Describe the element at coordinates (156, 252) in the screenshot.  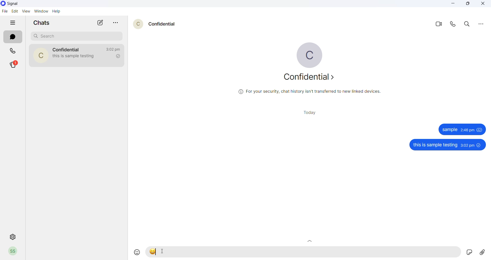
I see `text markup` at that location.